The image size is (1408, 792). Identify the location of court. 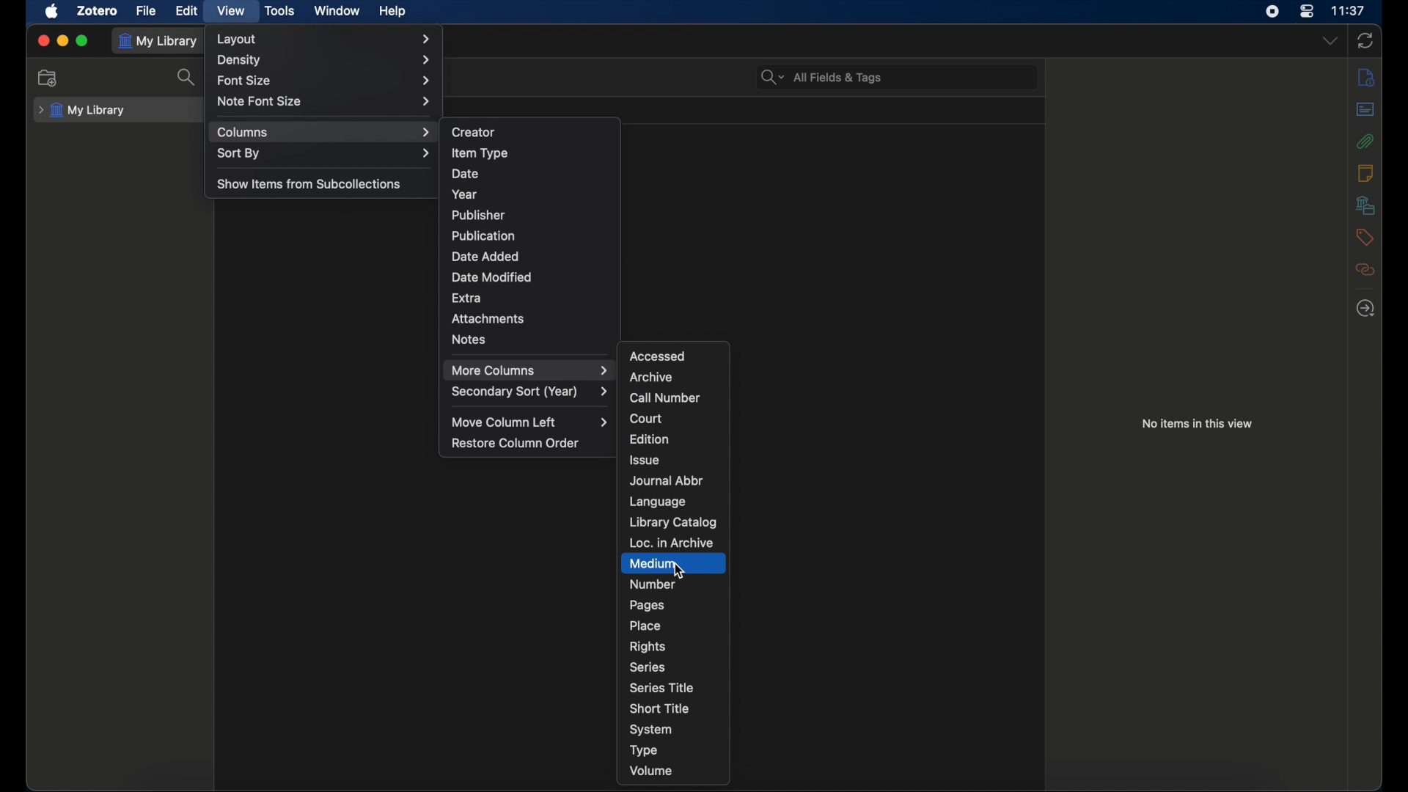
(646, 418).